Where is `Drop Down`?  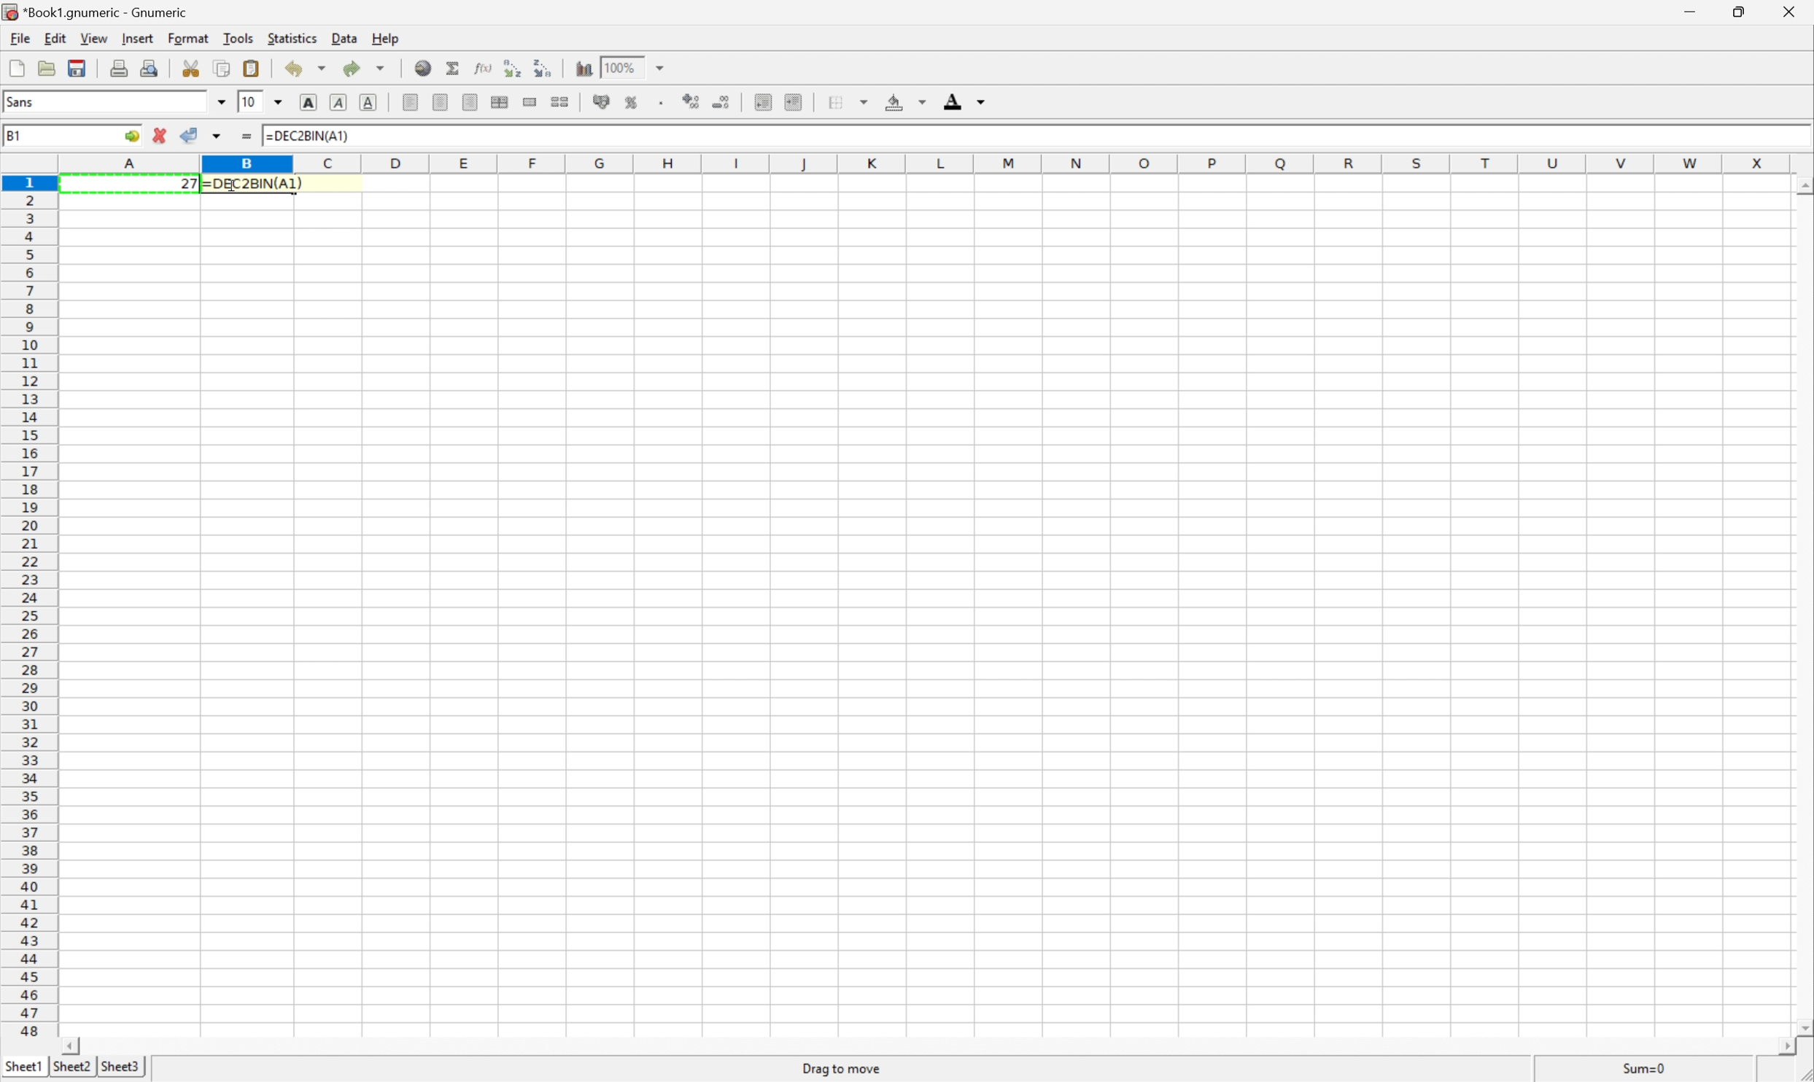 Drop Down is located at coordinates (282, 103).